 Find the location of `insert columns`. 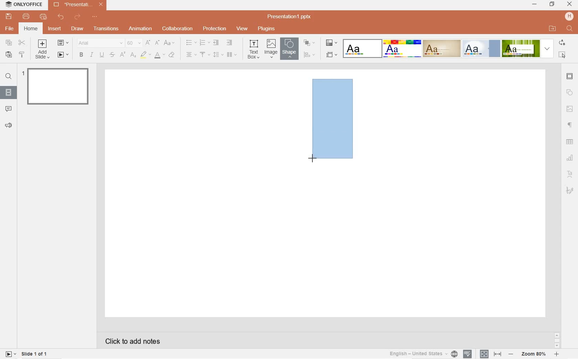

insert columns is located at coordinates (232, 54).